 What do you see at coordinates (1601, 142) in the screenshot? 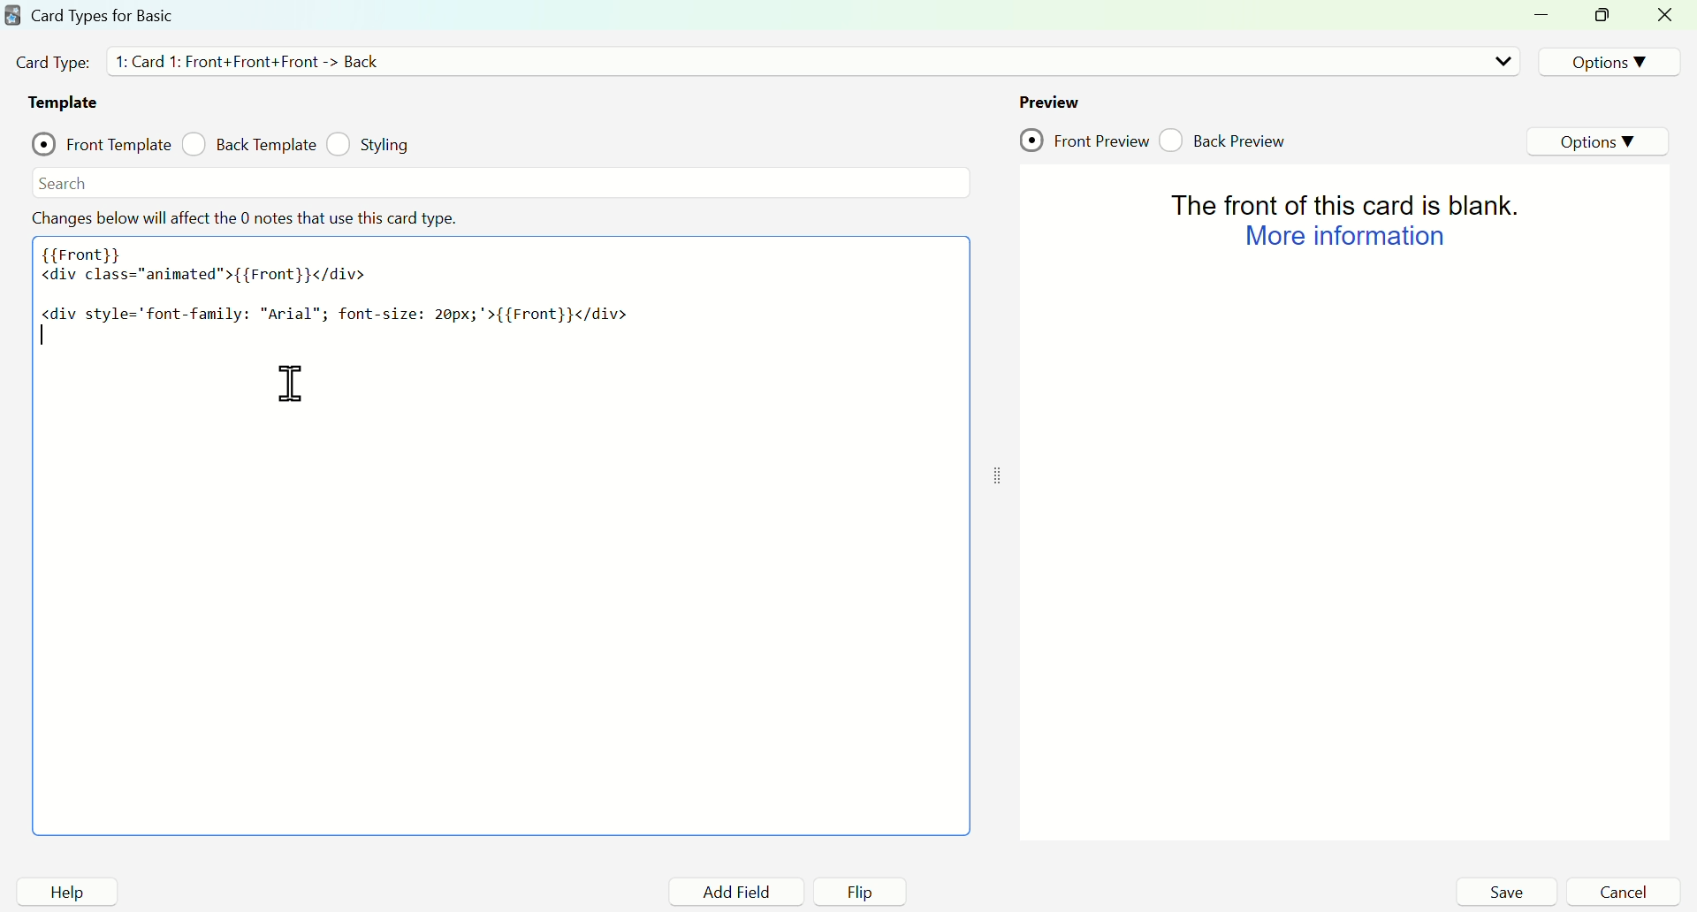
I see `Option` at bounding box center [1601, 142].